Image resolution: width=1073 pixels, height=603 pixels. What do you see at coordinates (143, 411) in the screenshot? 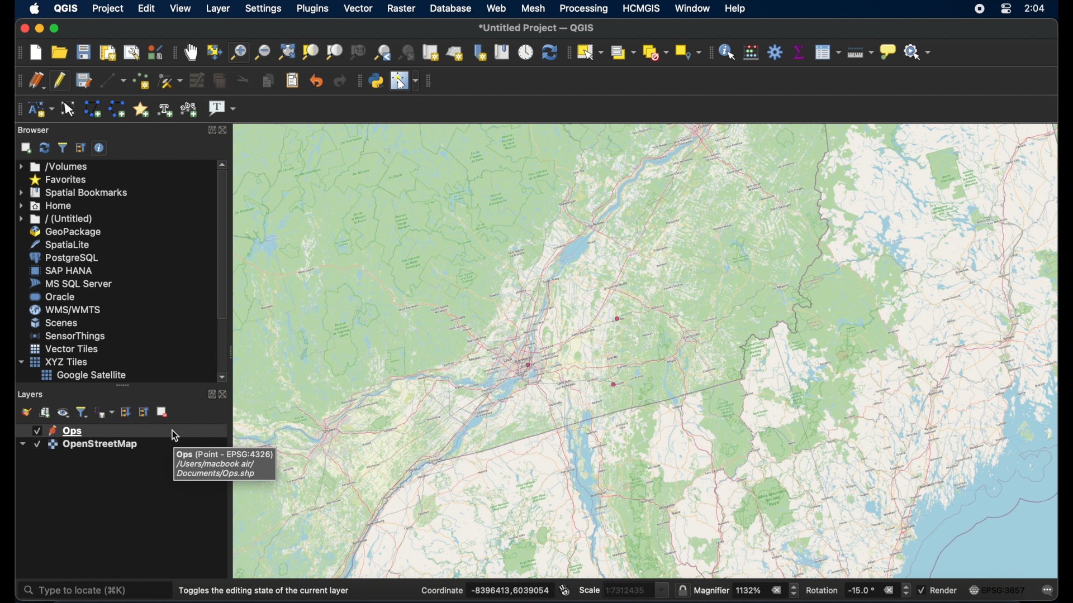
I see `collapse all` at bounding box center [143, 411].